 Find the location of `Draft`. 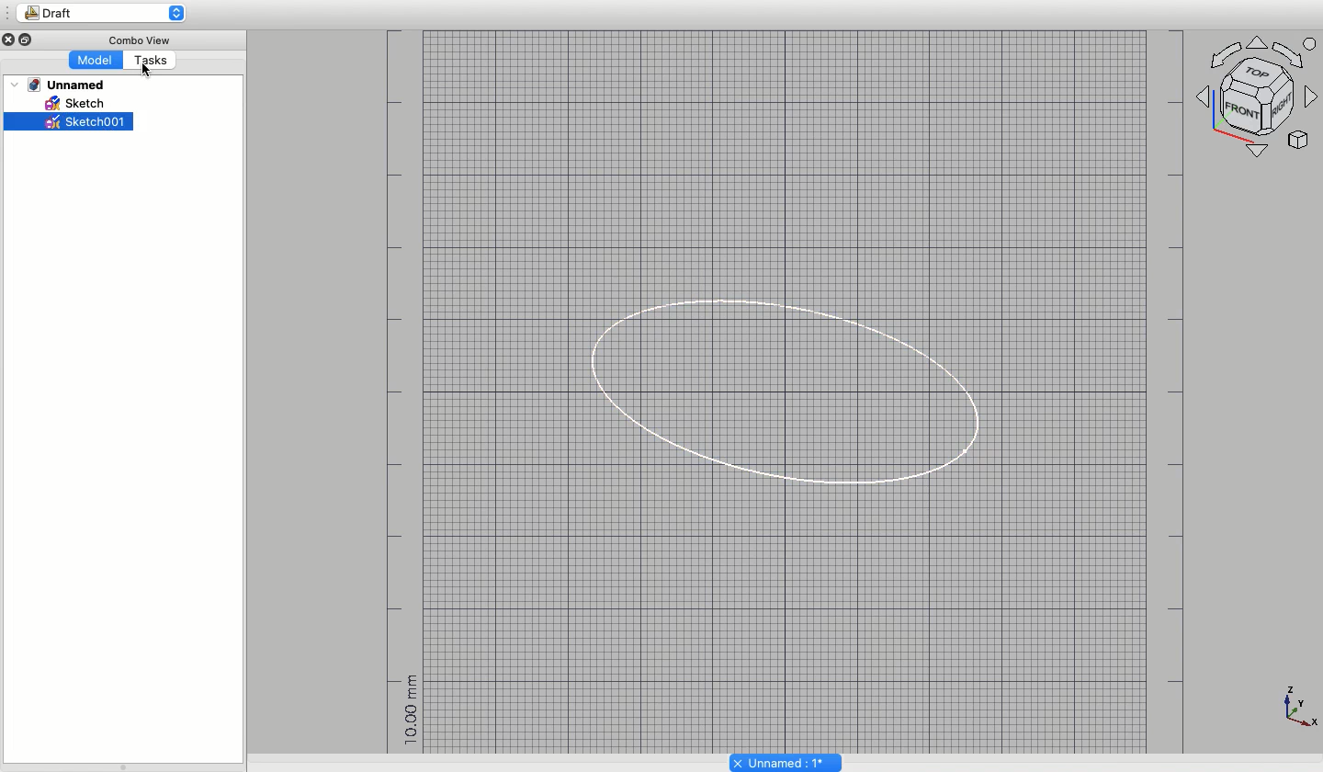

Draft is located at coordinates (110, 14).